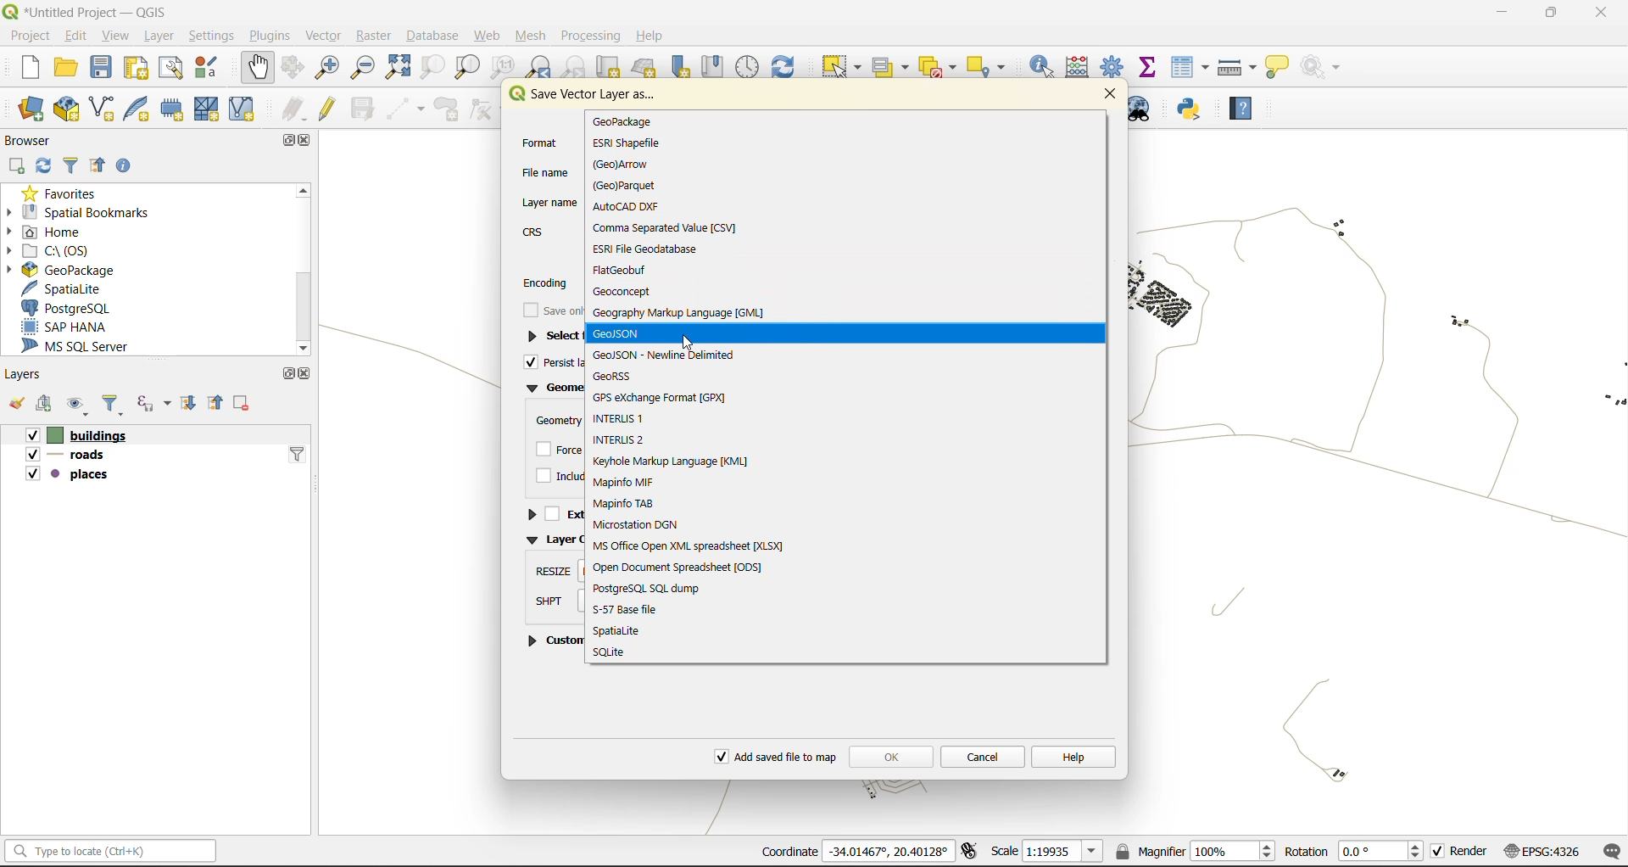 The image size is (1628, 867). Describe the element at coordinates (549, 312) in the screenshot. I see `Save` at that location.